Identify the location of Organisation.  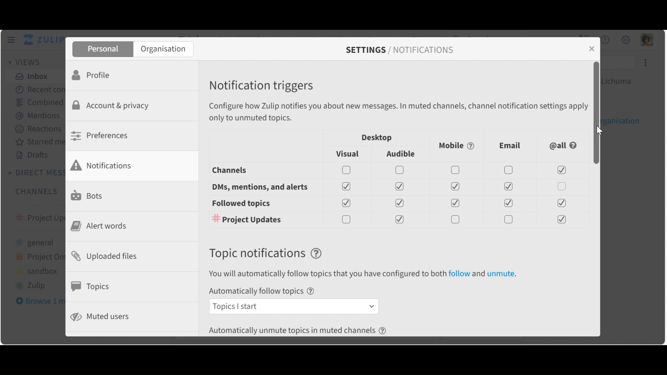
(163, 50).